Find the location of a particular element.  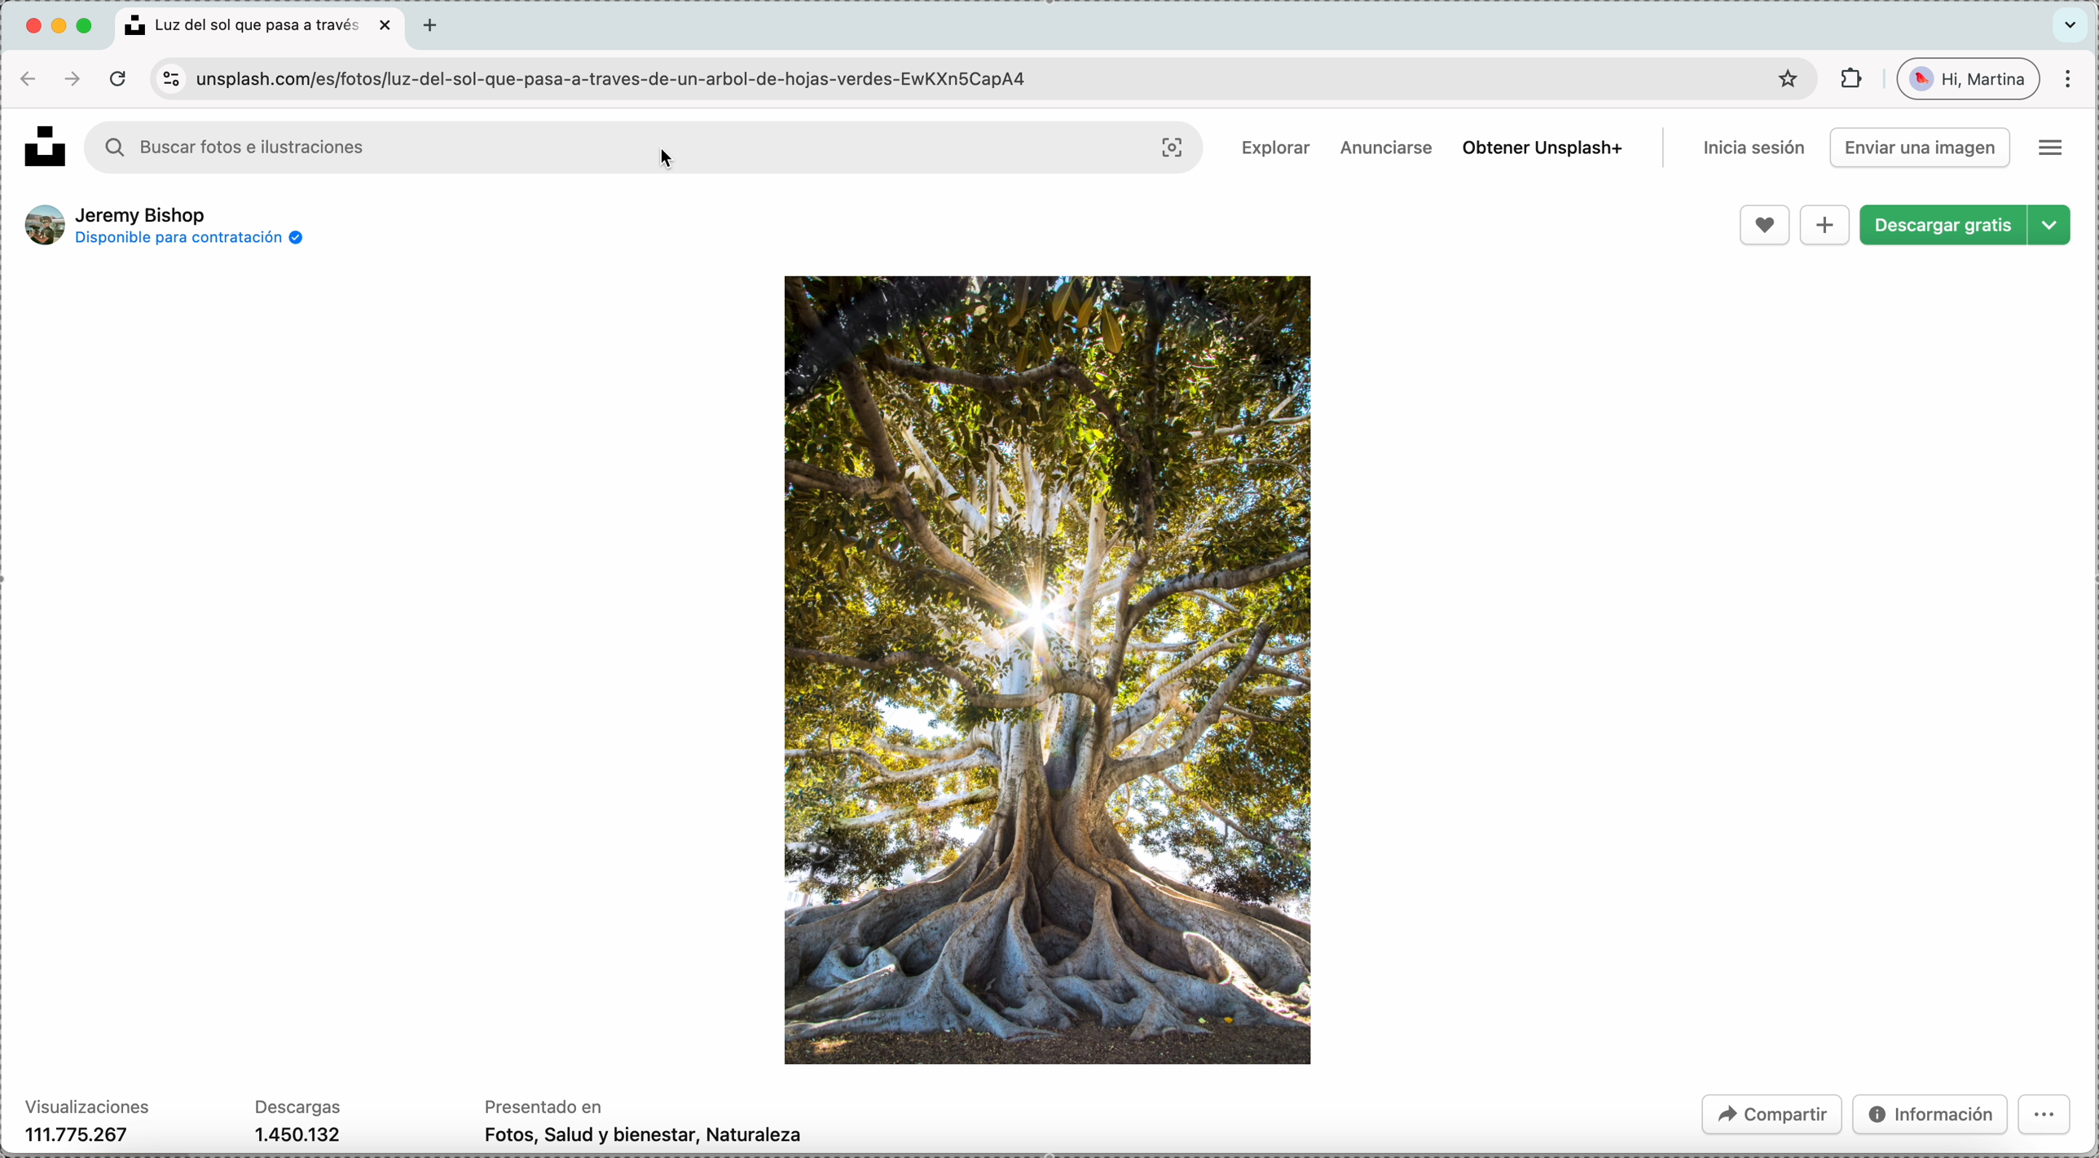

account is located at coordinates (1970, 80).